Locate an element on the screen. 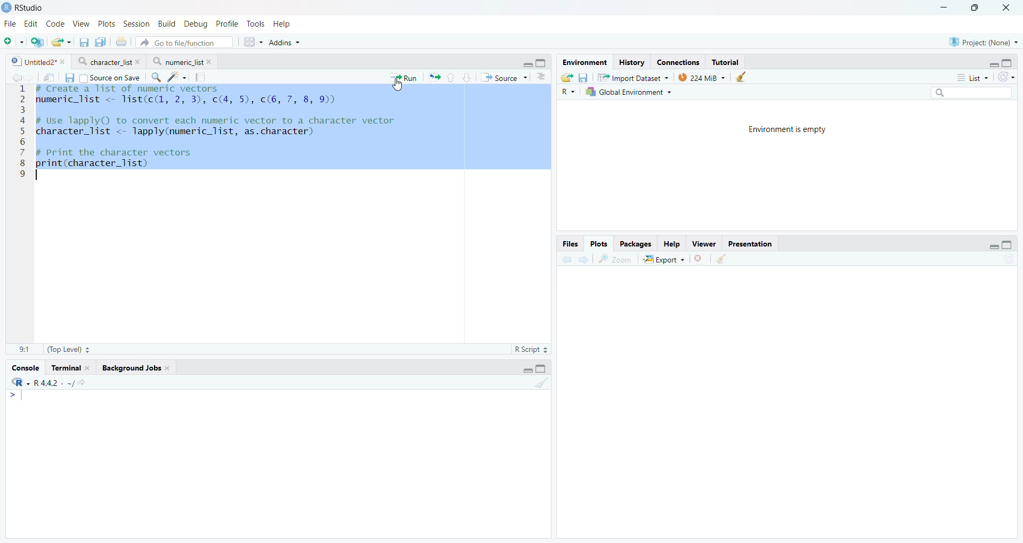  Tools is located at coordinates (256, 23).